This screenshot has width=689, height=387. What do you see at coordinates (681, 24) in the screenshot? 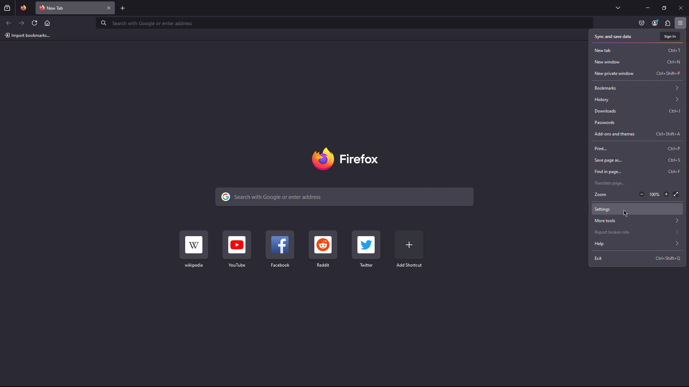
I see `Application Menu` at bounding box center [681, 24].